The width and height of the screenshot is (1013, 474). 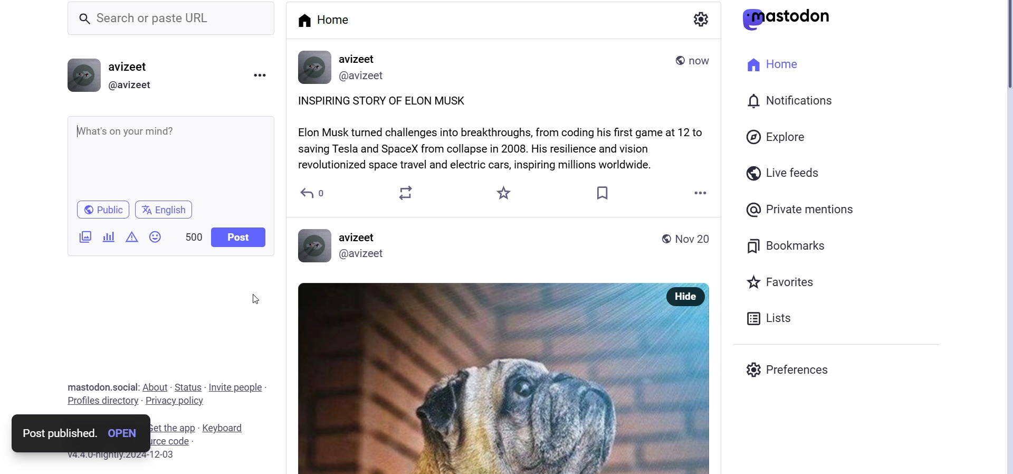 I want to click on status, so click(x=187, y=387).